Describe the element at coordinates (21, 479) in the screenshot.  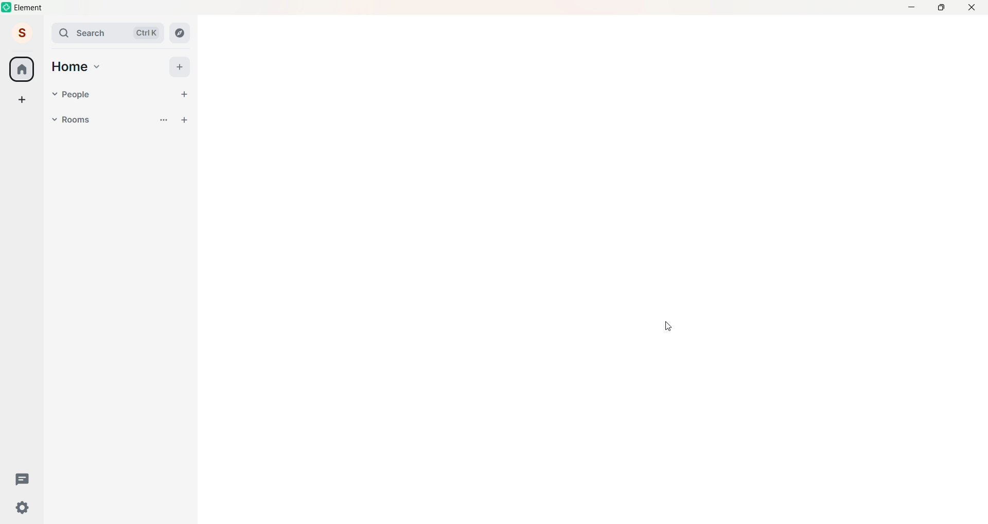
I see `Threads` at that location.